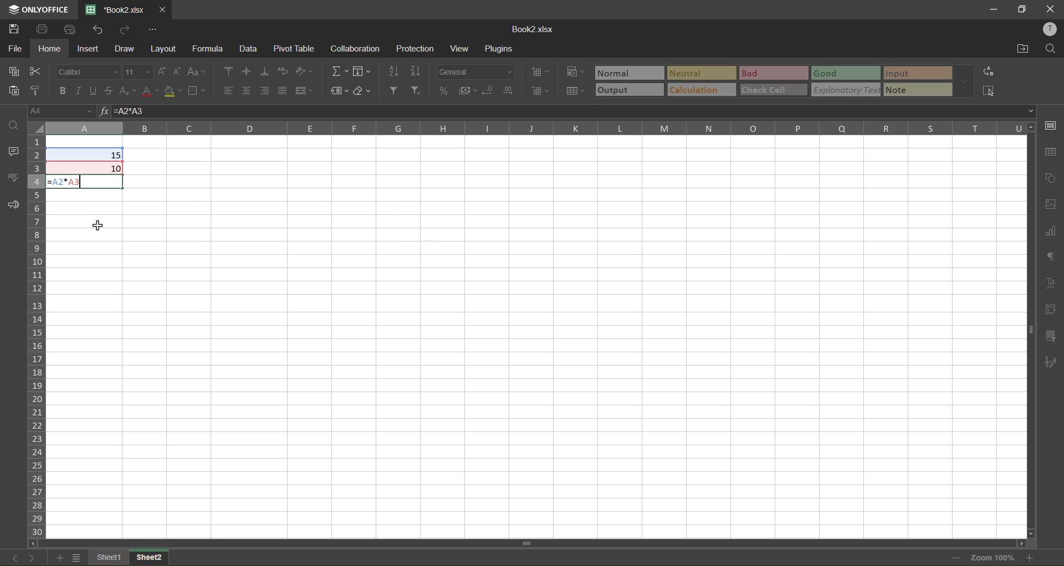 The image size is (1064, 566). Describe the element at coordinates (1052, 338) in the screenshot. I see `slicer` at that location.